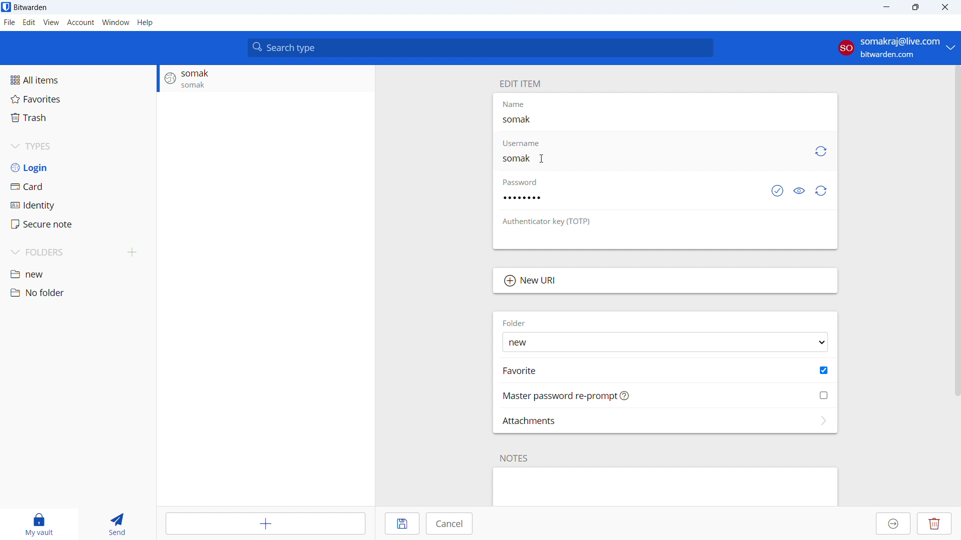  I want to click on add note, so click(665, 487).